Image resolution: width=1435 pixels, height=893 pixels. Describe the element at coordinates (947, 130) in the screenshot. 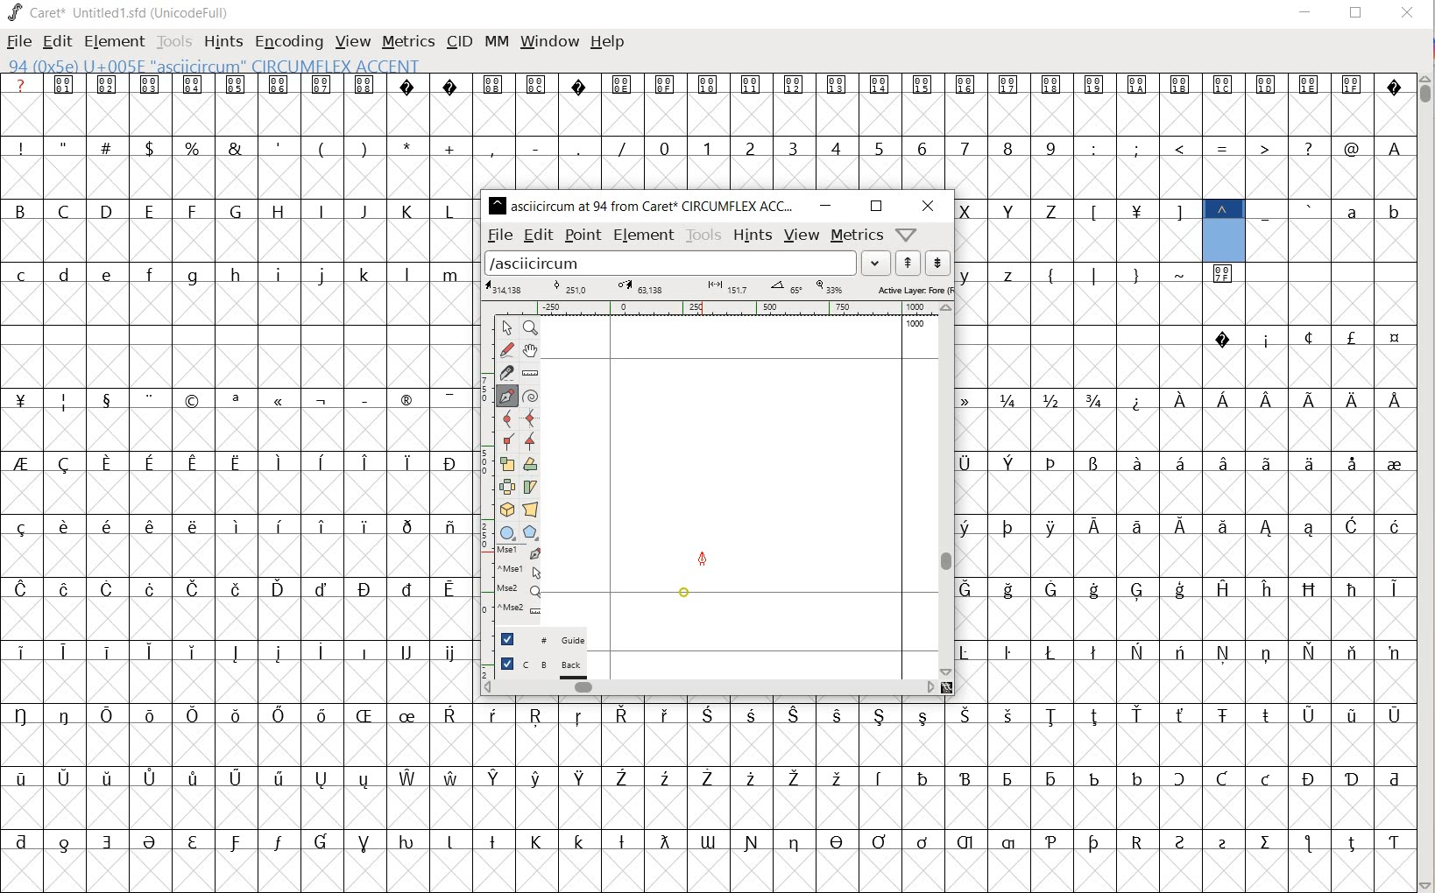

I see `glyph characters` at that location.